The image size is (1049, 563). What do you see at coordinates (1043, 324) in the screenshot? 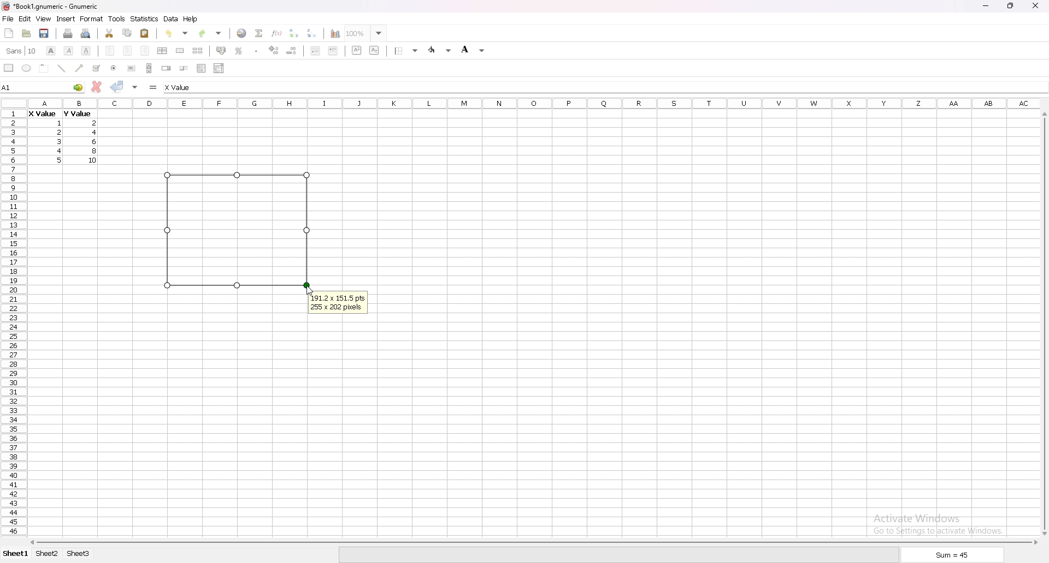
I see `scroll bar` at bounding box center [1043, 324].